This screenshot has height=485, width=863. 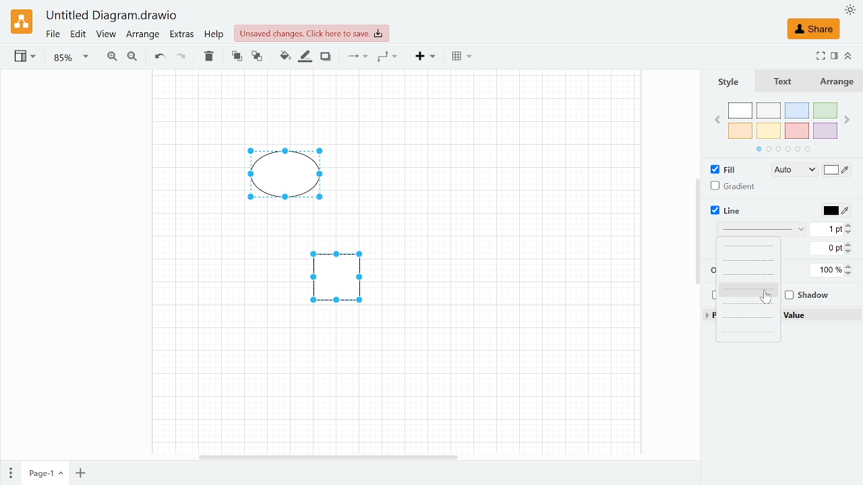 What do you see at coordinates (827, 270) in the screenshot?
I see `Opacity` at bounding box center [827, 270].